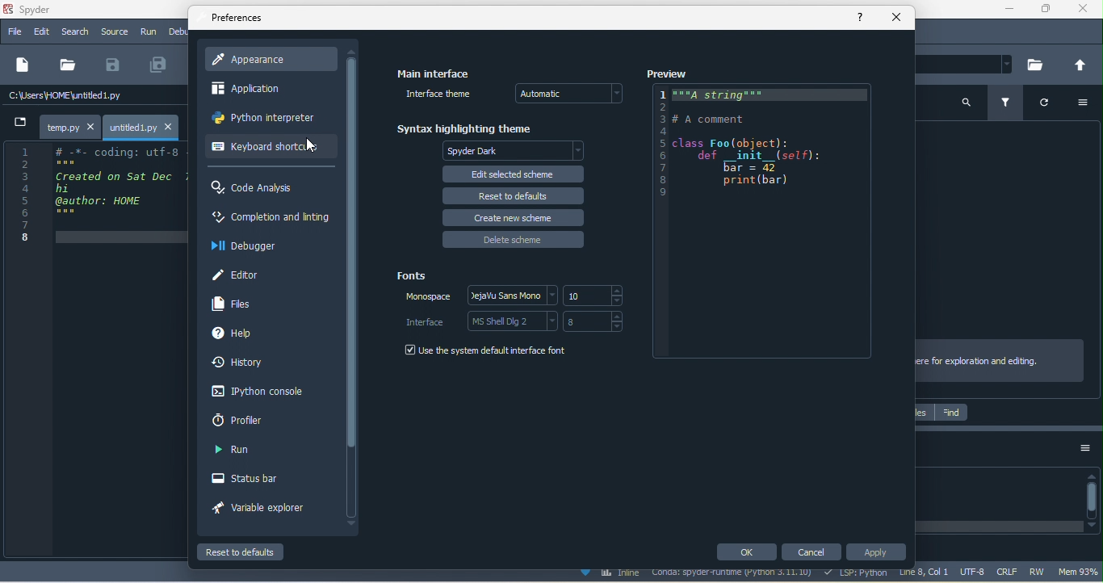 Image resolution: width=1103 pixels, height=583 pixels. Describe the element at coordinates (1084, 453) in the screenshot. I see `option` at that location.